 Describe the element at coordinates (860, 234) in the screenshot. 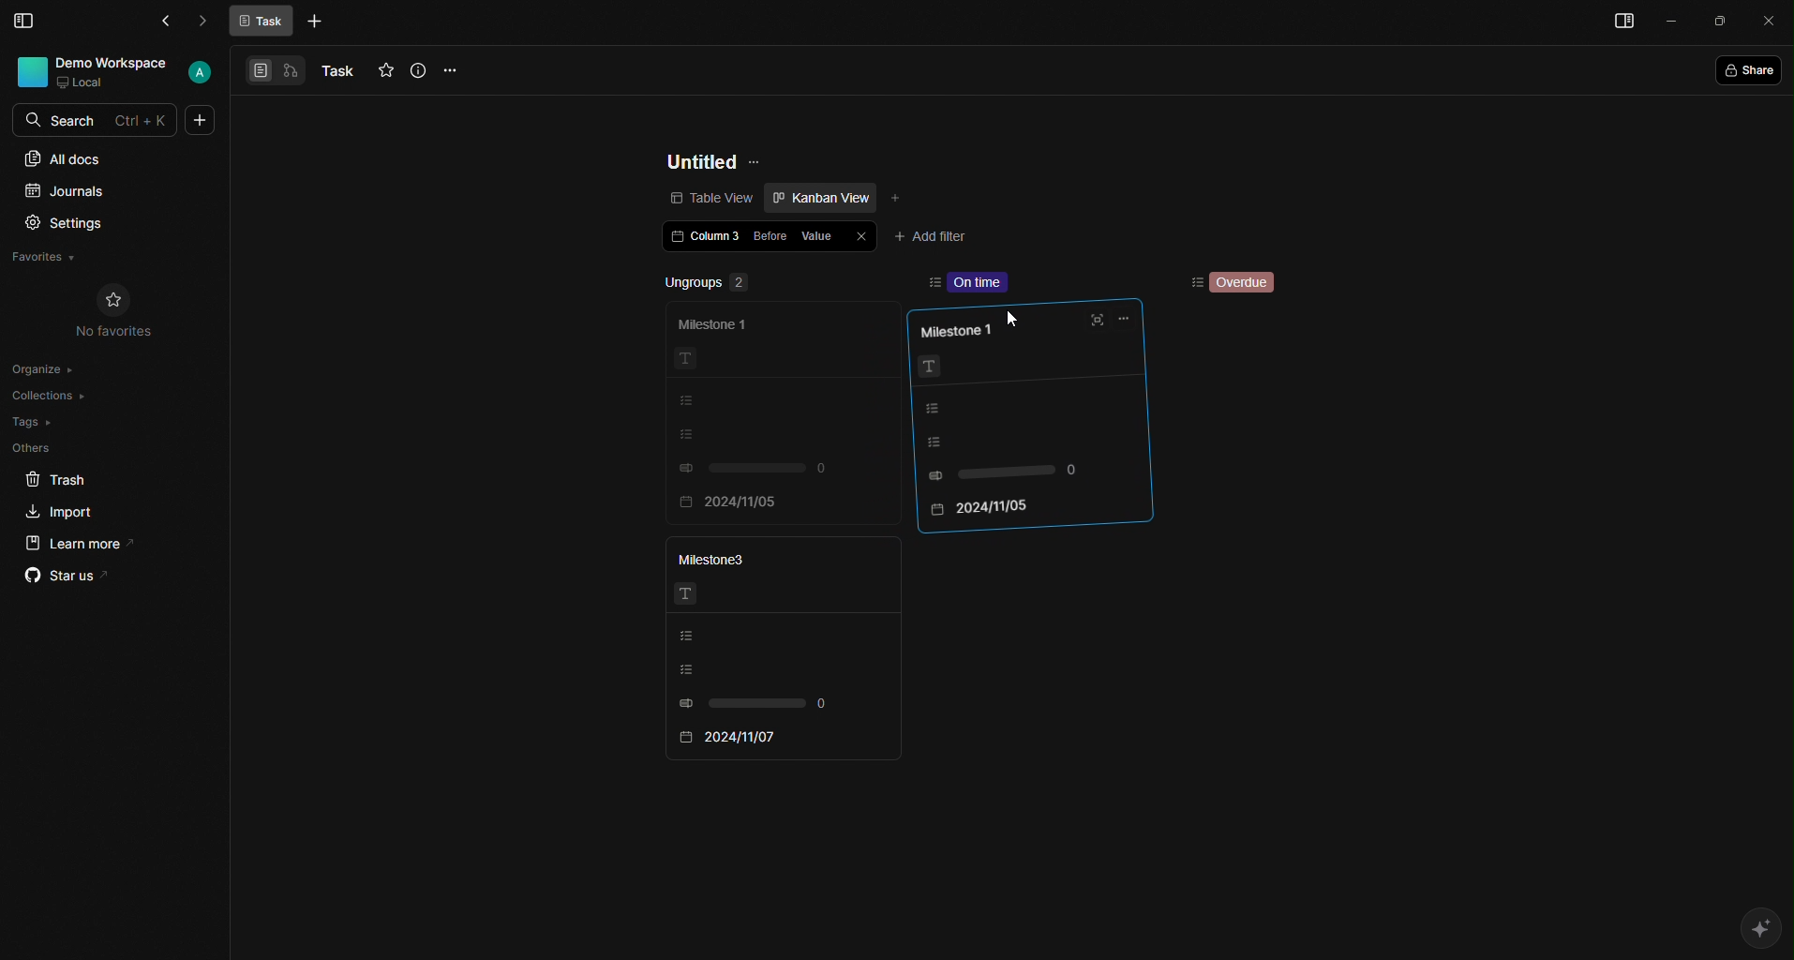

I see `Close` at that location.